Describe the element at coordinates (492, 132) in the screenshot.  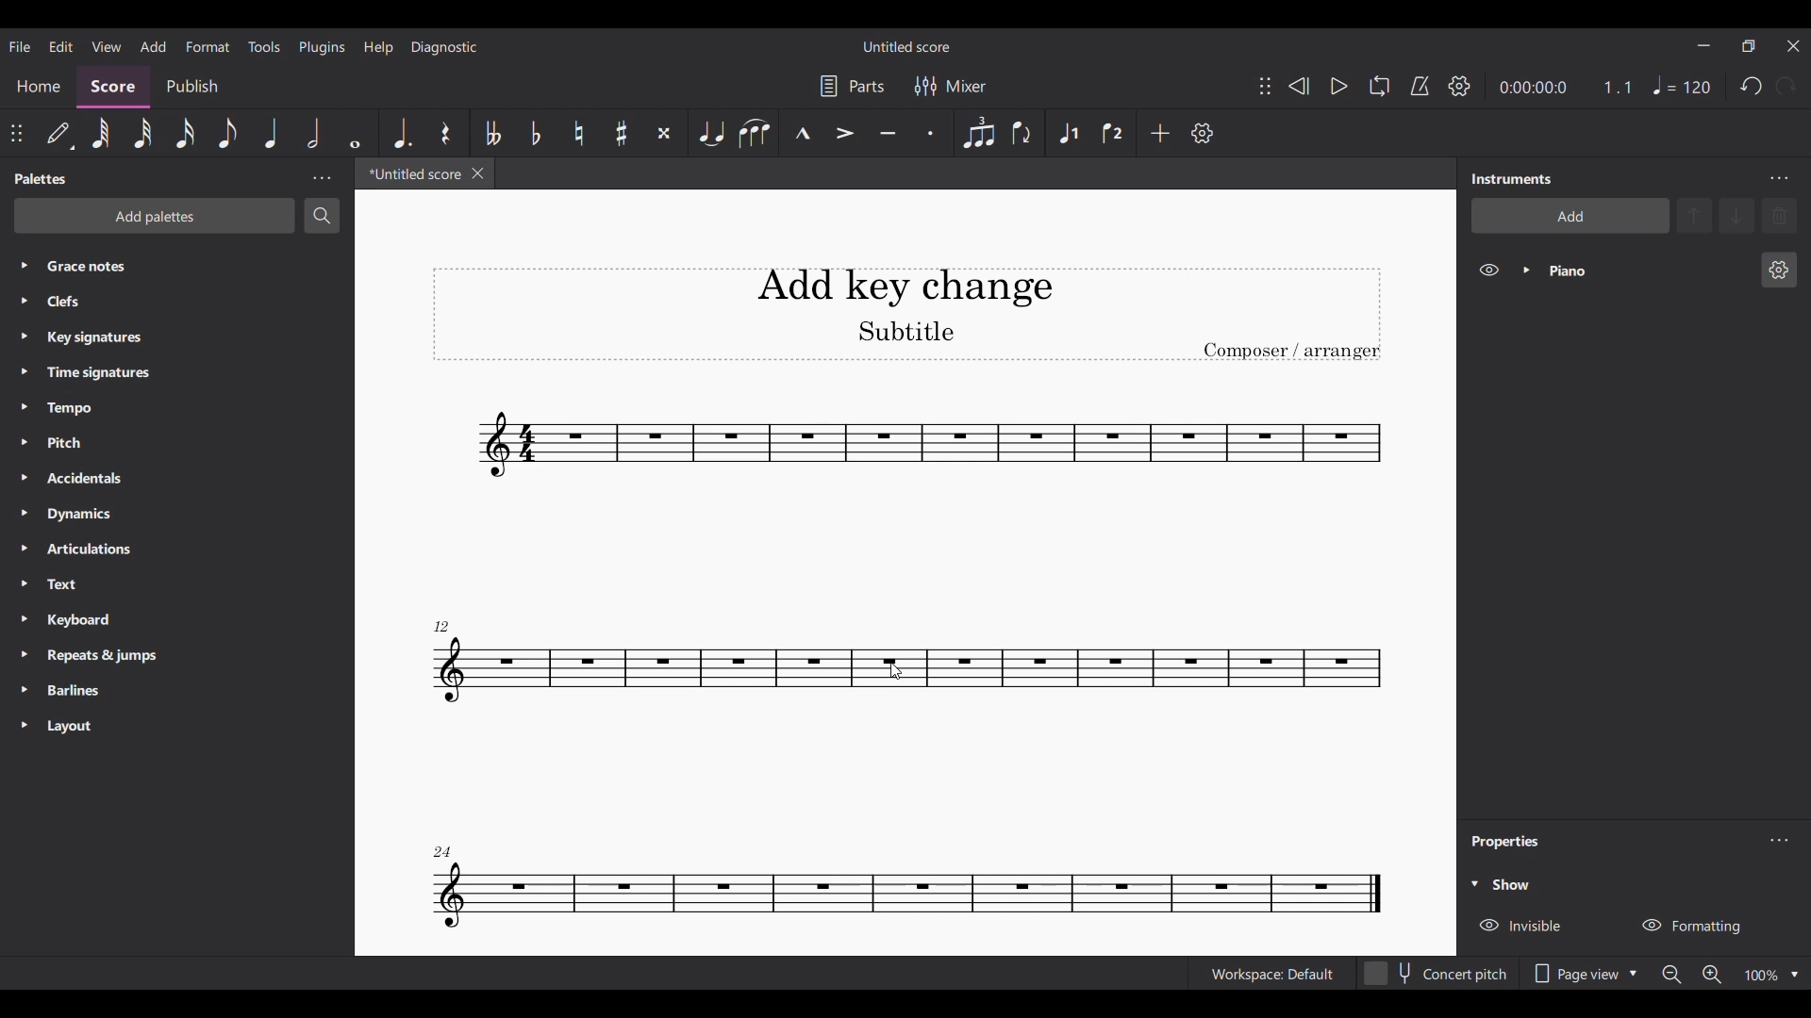
I see `Toggle double flat` at that location.